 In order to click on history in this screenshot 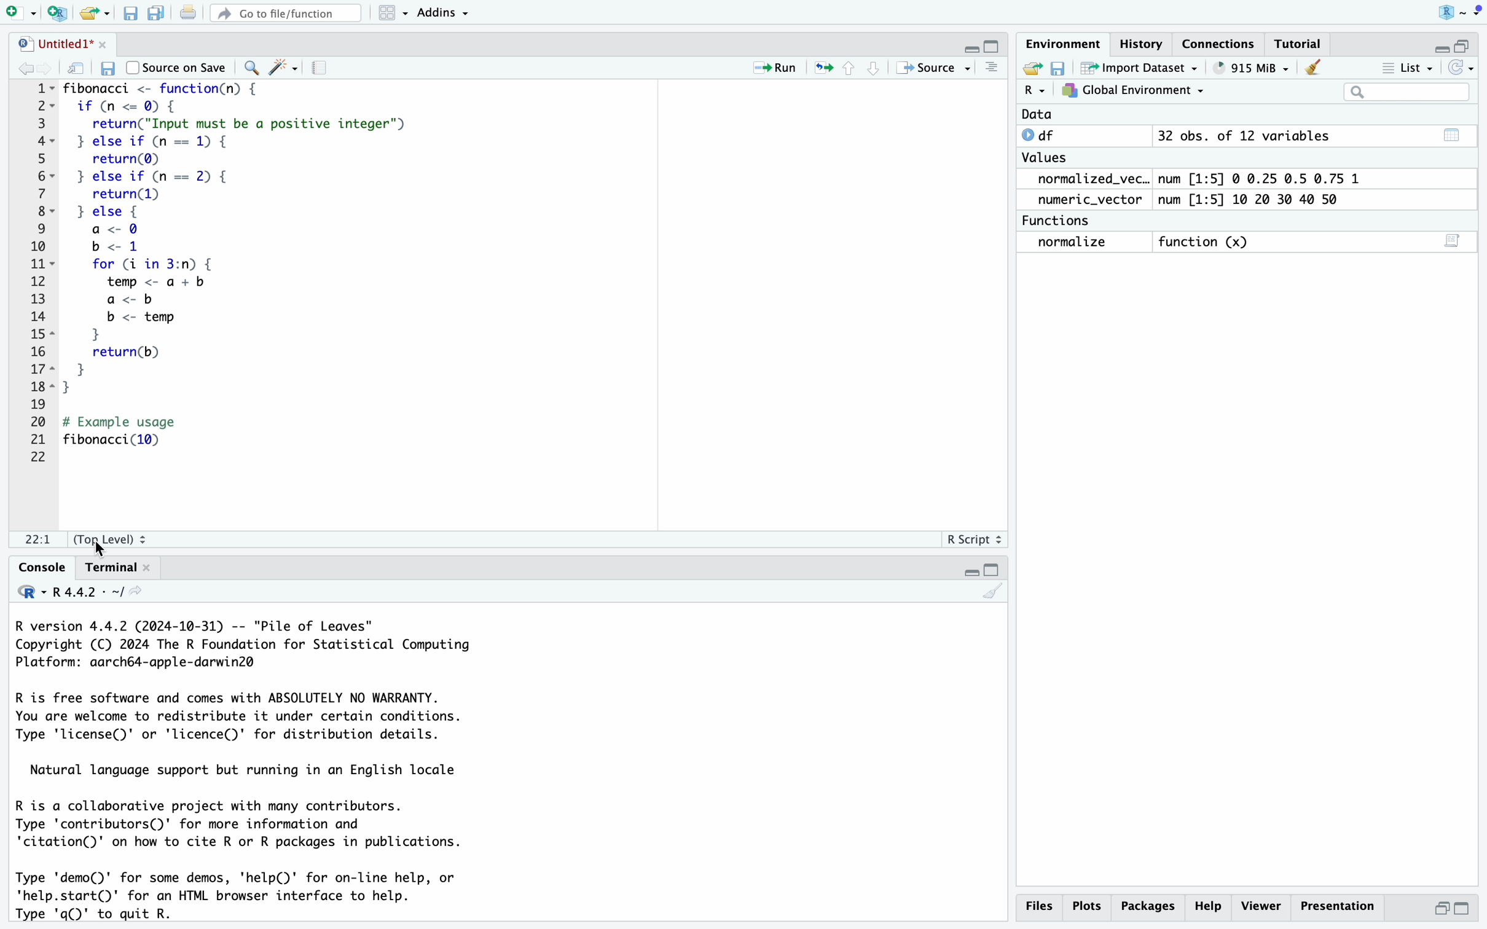, I will do `click(1139, 43)`.